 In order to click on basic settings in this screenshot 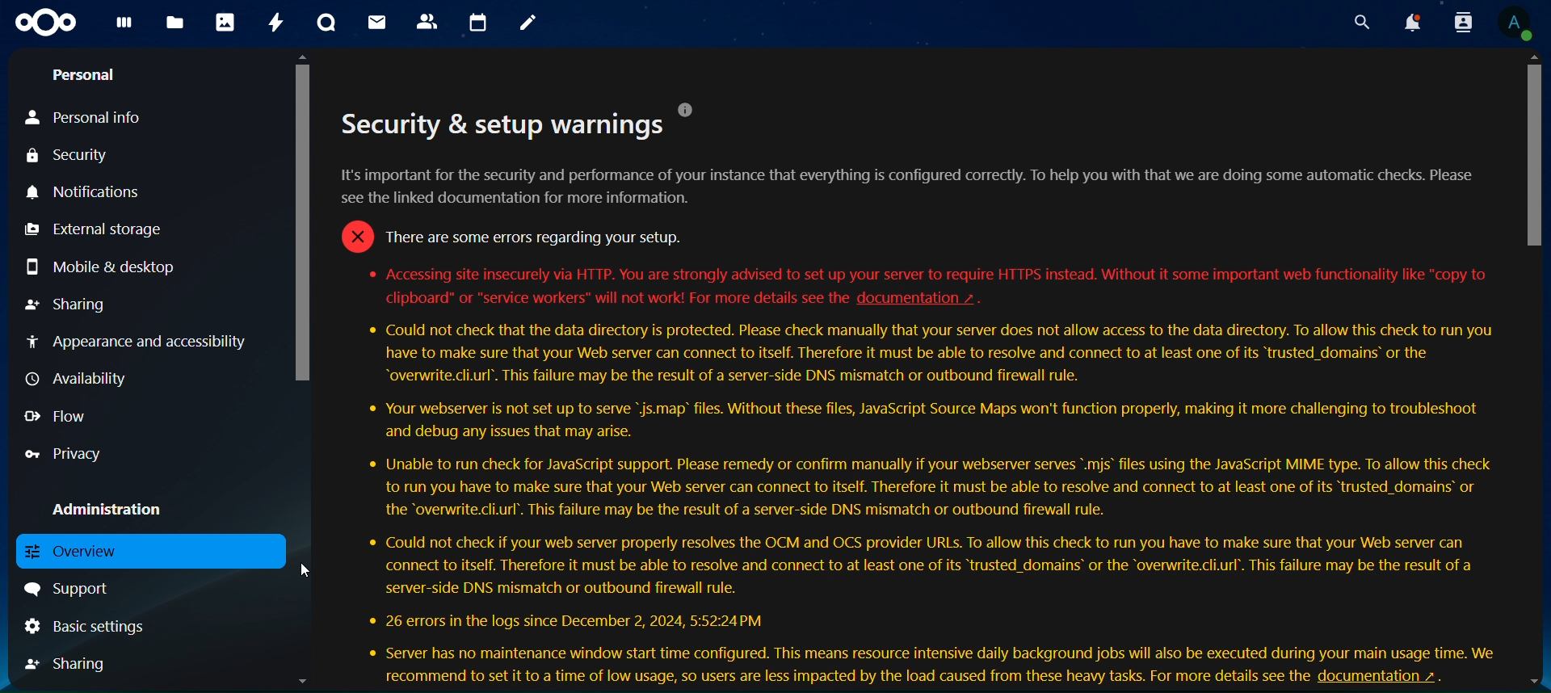, I will do `click(87, 626)`.